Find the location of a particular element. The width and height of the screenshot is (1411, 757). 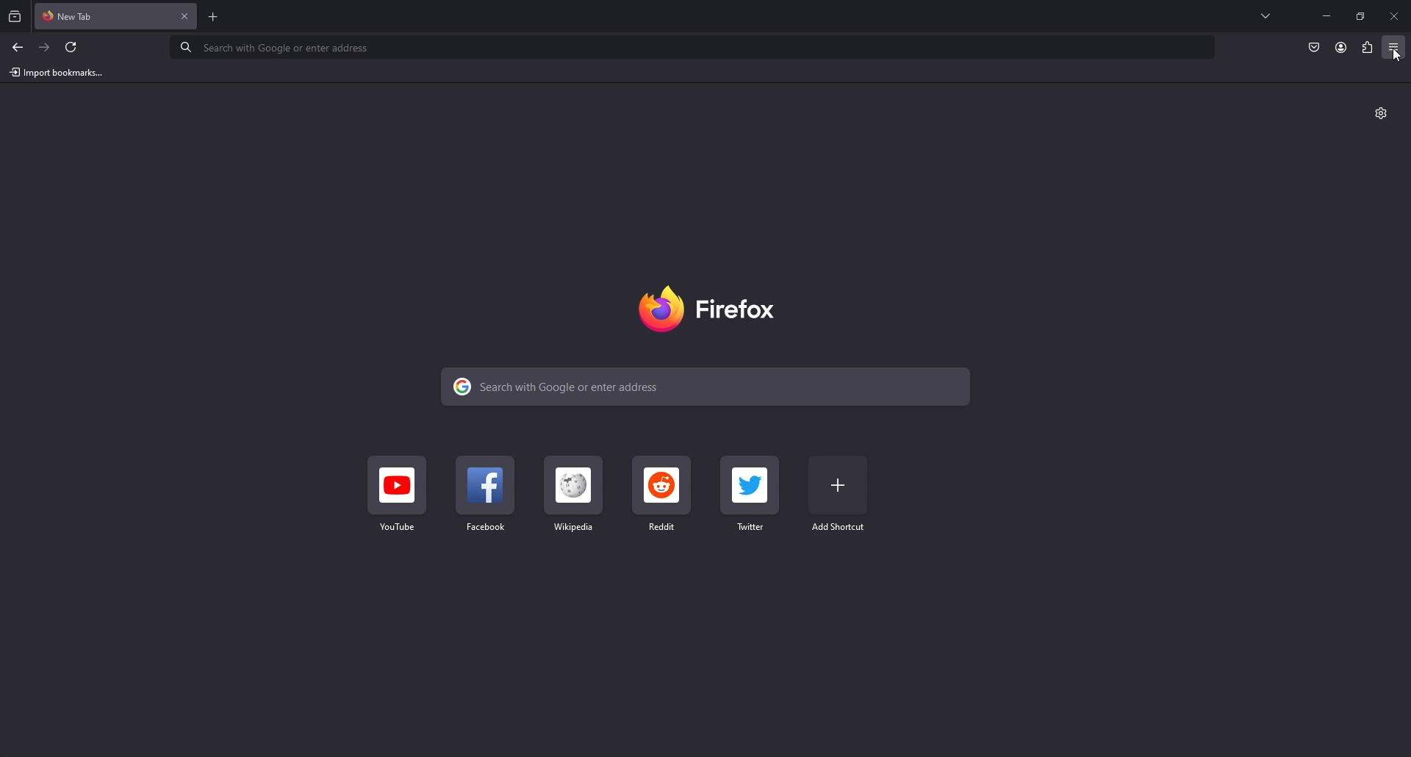

save to pocket is located at coordinates (1313, 49).